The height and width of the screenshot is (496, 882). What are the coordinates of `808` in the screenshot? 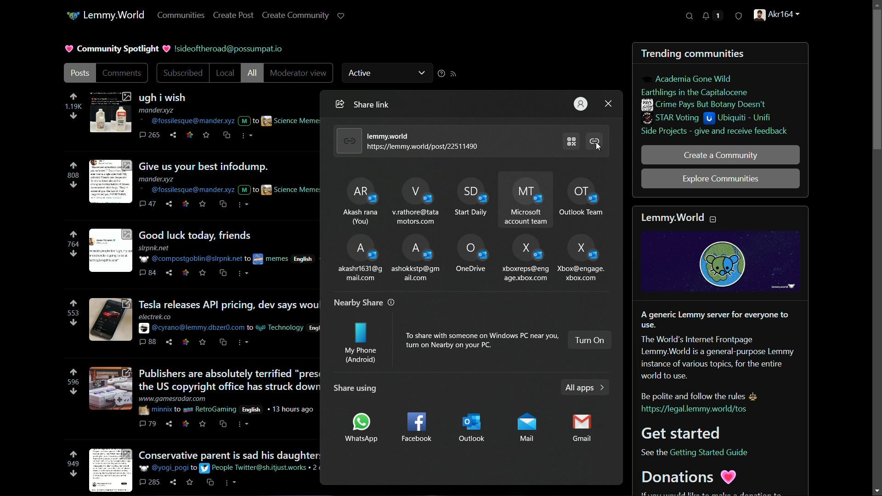 It's located at (73, 176).